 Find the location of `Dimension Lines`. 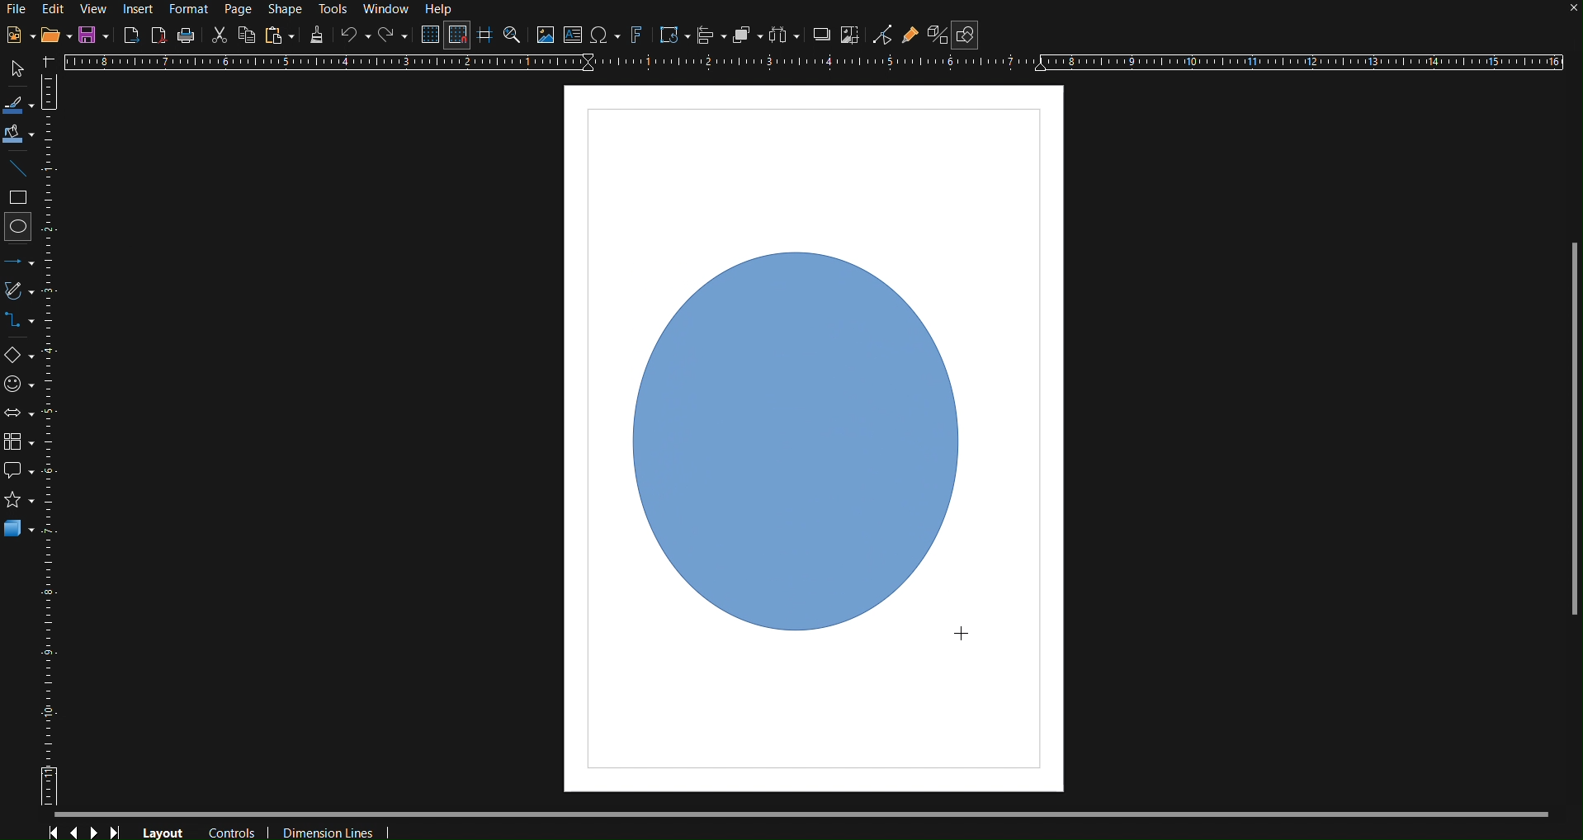

Dimension Lines is located at coordinates (332, 829).